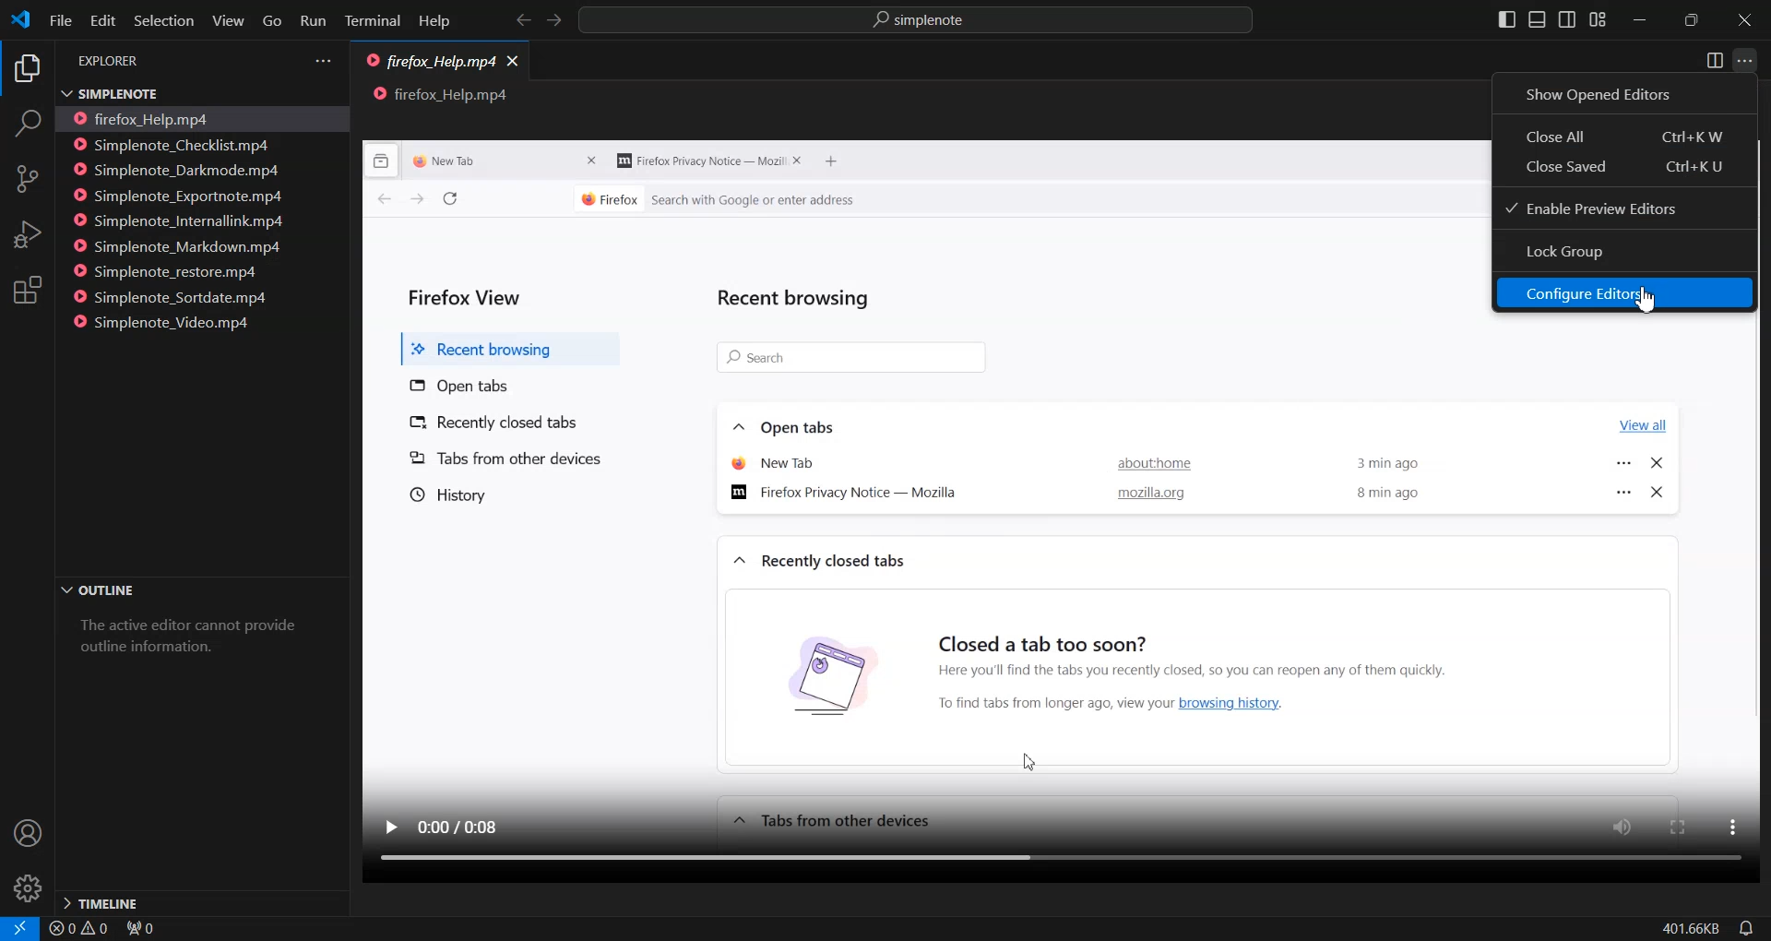 The width and height of the screenshot is (1771, 941). What do you see at coordinates (178, 144) in the screenshot?
I see `Simplenote_Checklist.mp4` at bounding box center [178, 144].